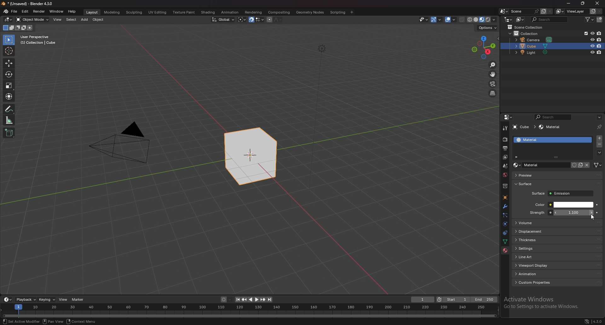 The image size is (605, 325). What do you see at coordinates (597, 213) in the screenshot?
I see `animate property` at bounding box center [597, 213].